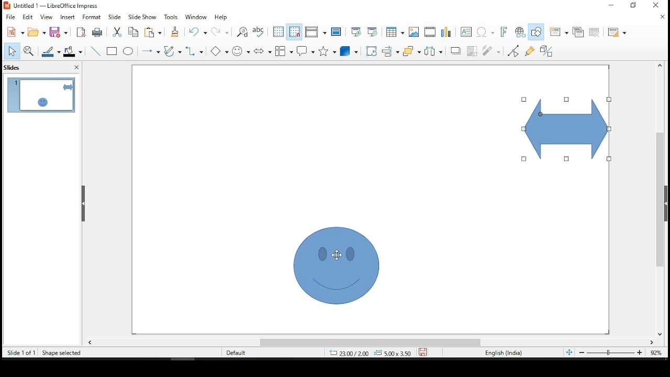  I want to click on callout shapes, so click(306, 52).